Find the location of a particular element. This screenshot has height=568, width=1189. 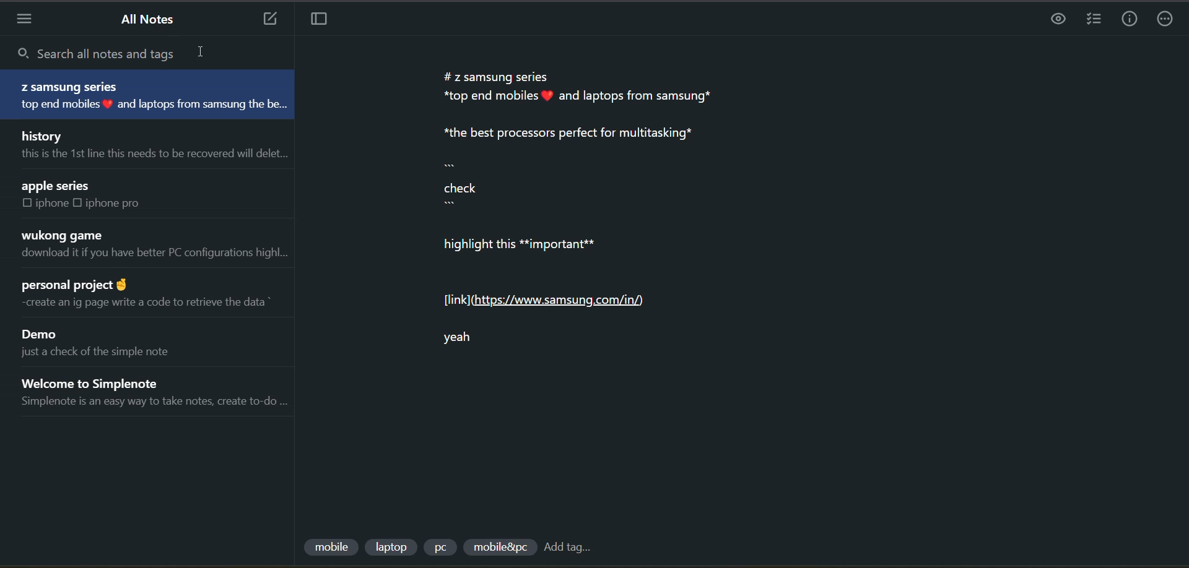

[link] (https://www.samsung.com/in/ is located at coordinates (547, 301).